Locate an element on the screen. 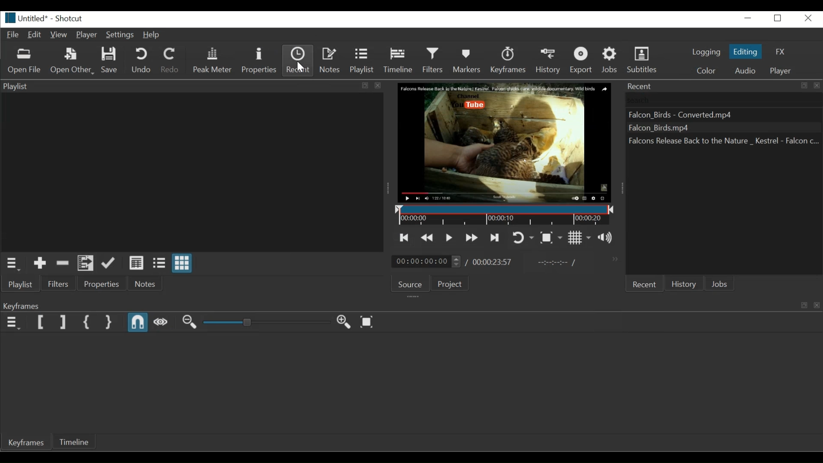  Timeline is located at coordinates (399, 60).